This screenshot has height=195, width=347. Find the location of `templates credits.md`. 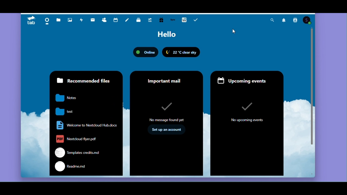

templates credits.md is located at coordinates (78, 152).